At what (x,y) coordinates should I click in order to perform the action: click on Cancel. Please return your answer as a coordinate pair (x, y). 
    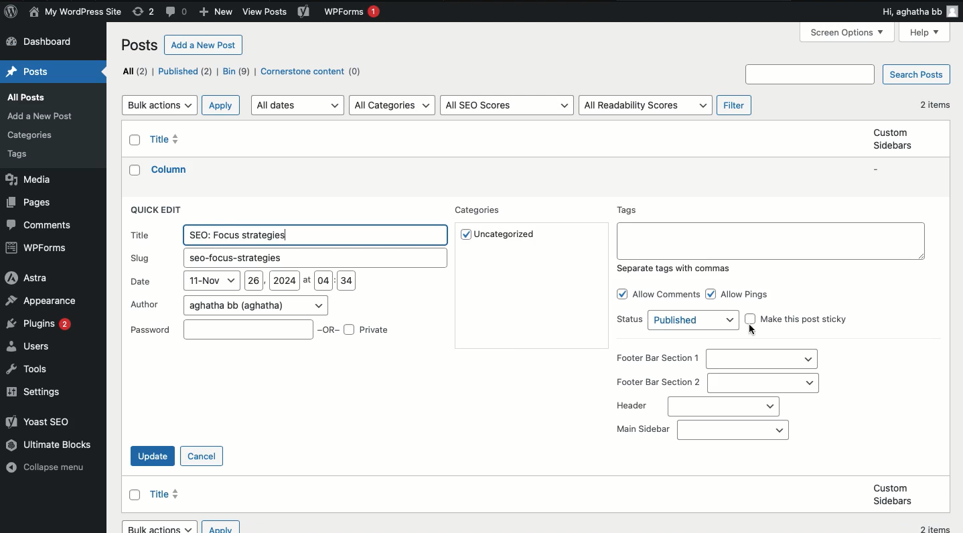
    Looking at the image, I should click on (201, 456).